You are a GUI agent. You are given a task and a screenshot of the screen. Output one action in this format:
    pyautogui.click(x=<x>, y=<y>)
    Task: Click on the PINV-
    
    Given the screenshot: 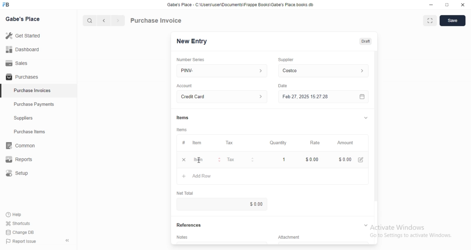 What is the action you would take?
    pyautogui.click(x=222, y=71)
    